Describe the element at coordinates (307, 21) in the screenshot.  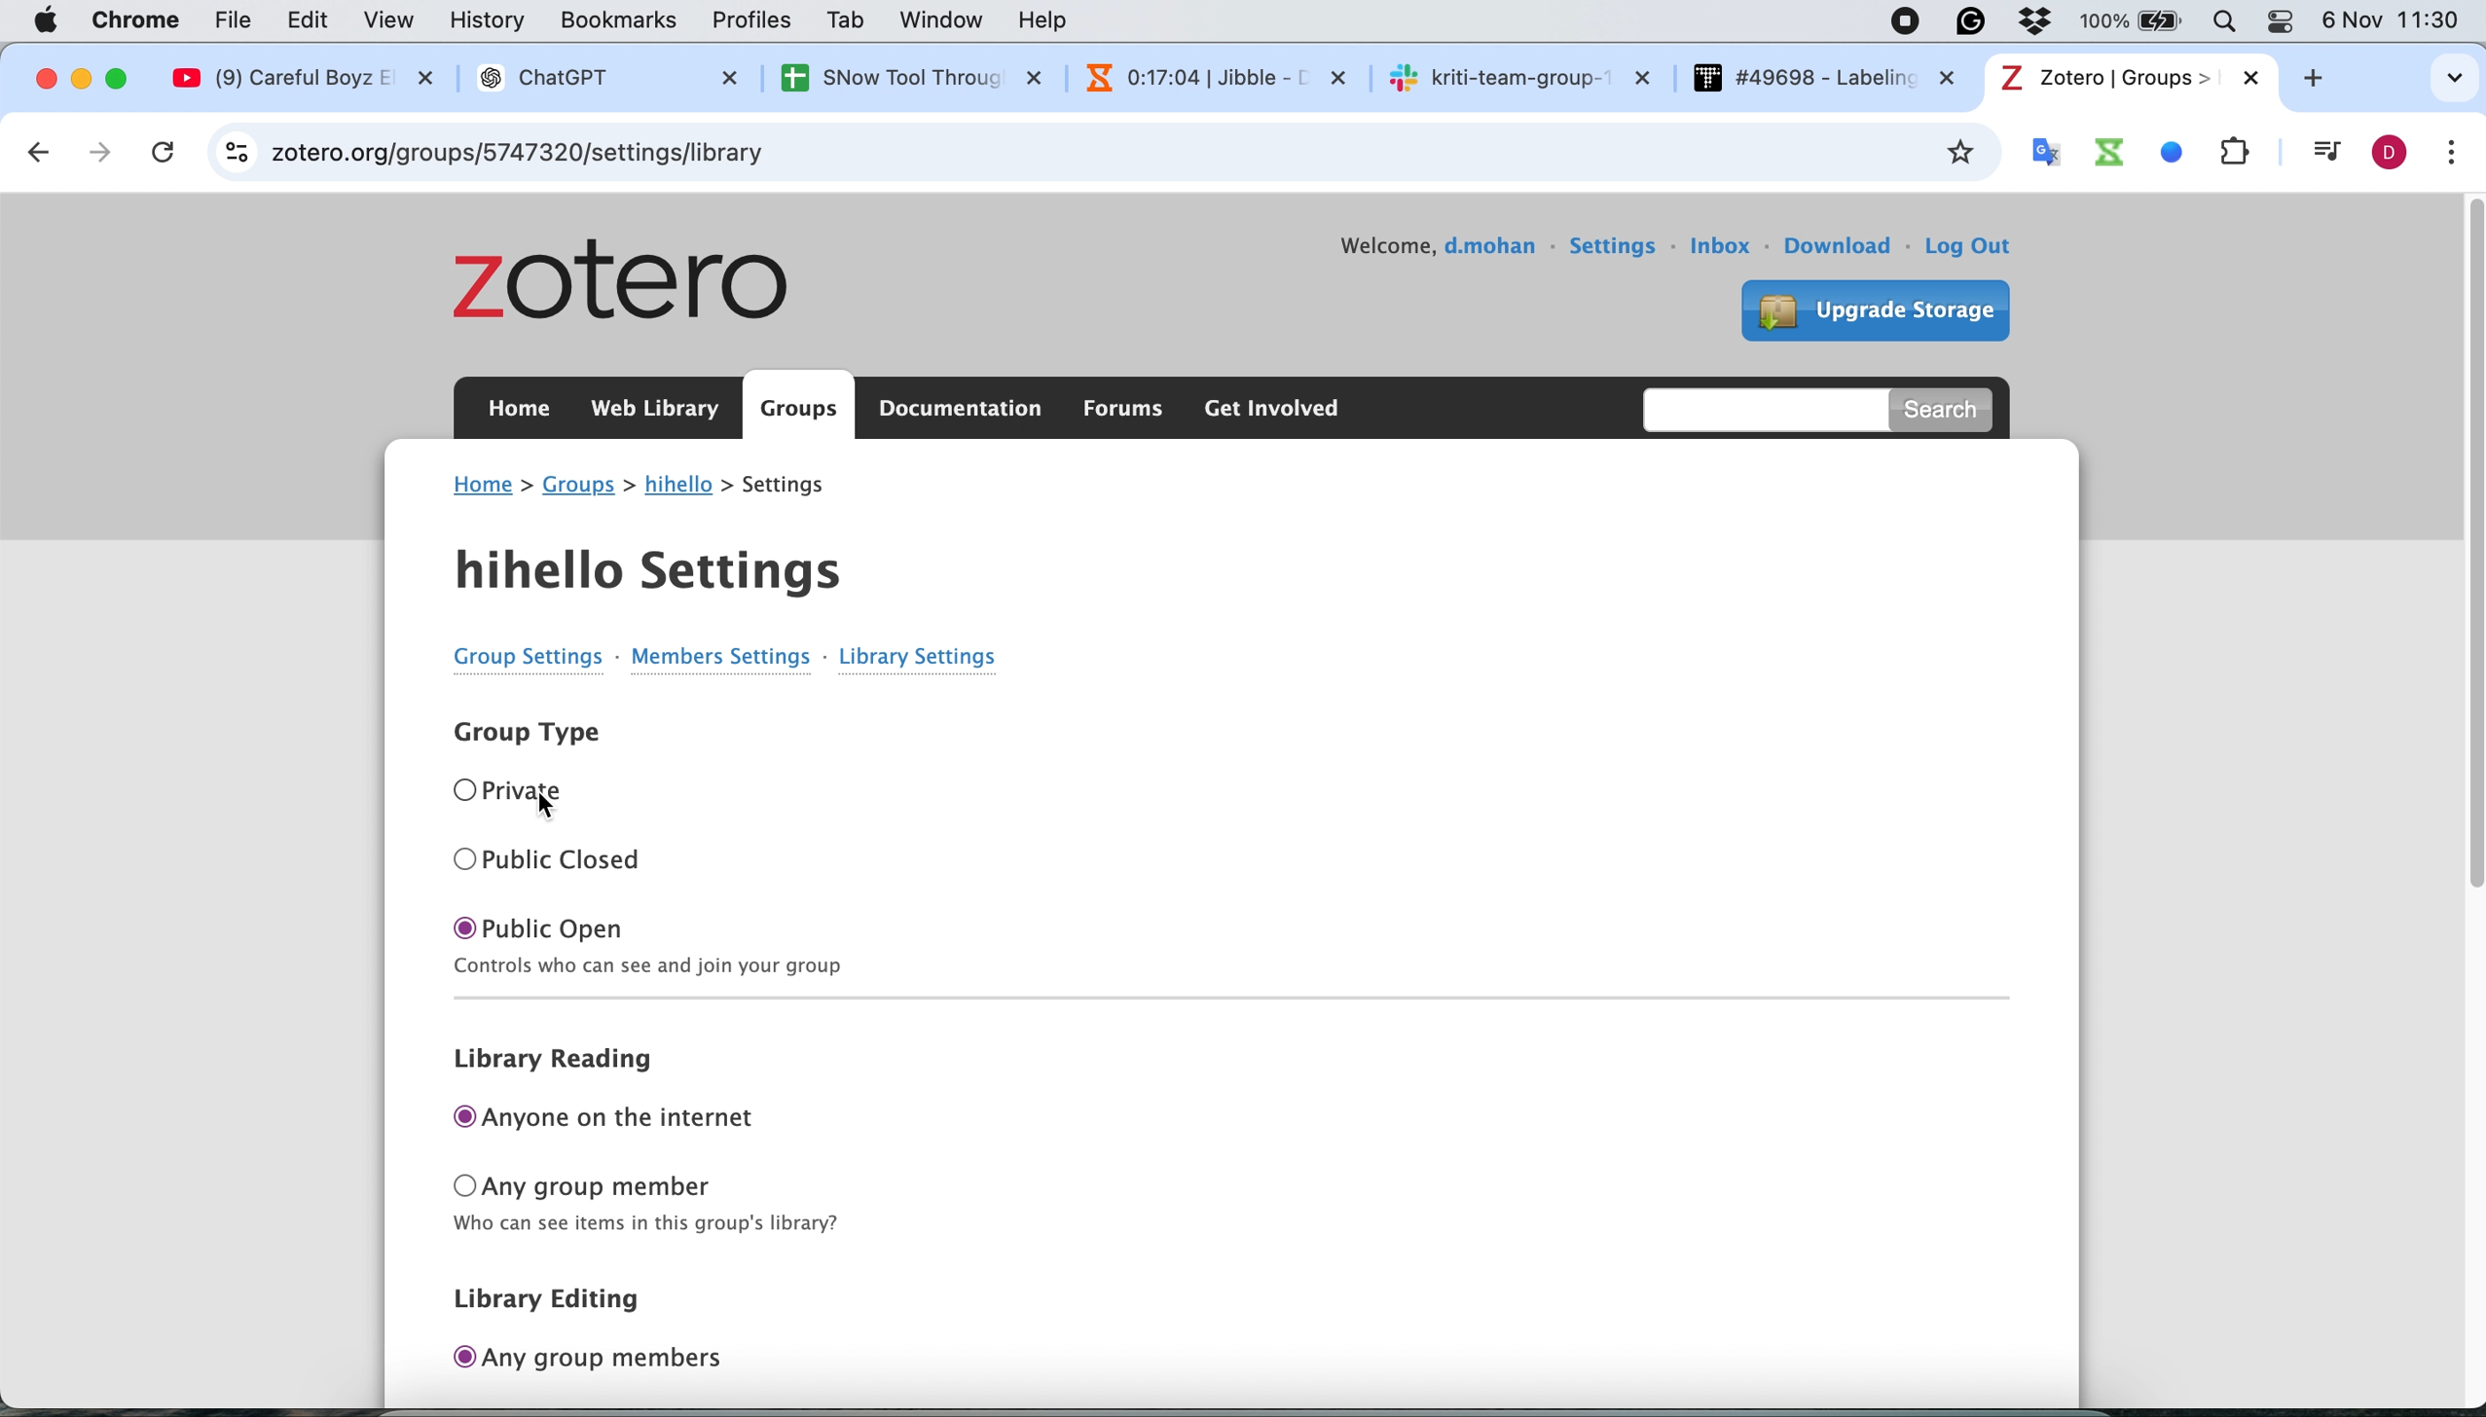
I see `edit` at that location.